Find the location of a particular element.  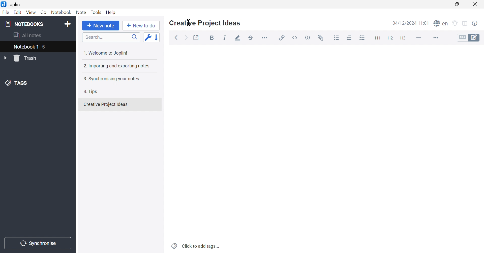

All notes is located at coordinates (26, 35).